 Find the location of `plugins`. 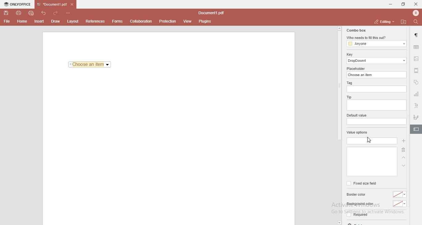

plugins is located at coordinates (205, 22).